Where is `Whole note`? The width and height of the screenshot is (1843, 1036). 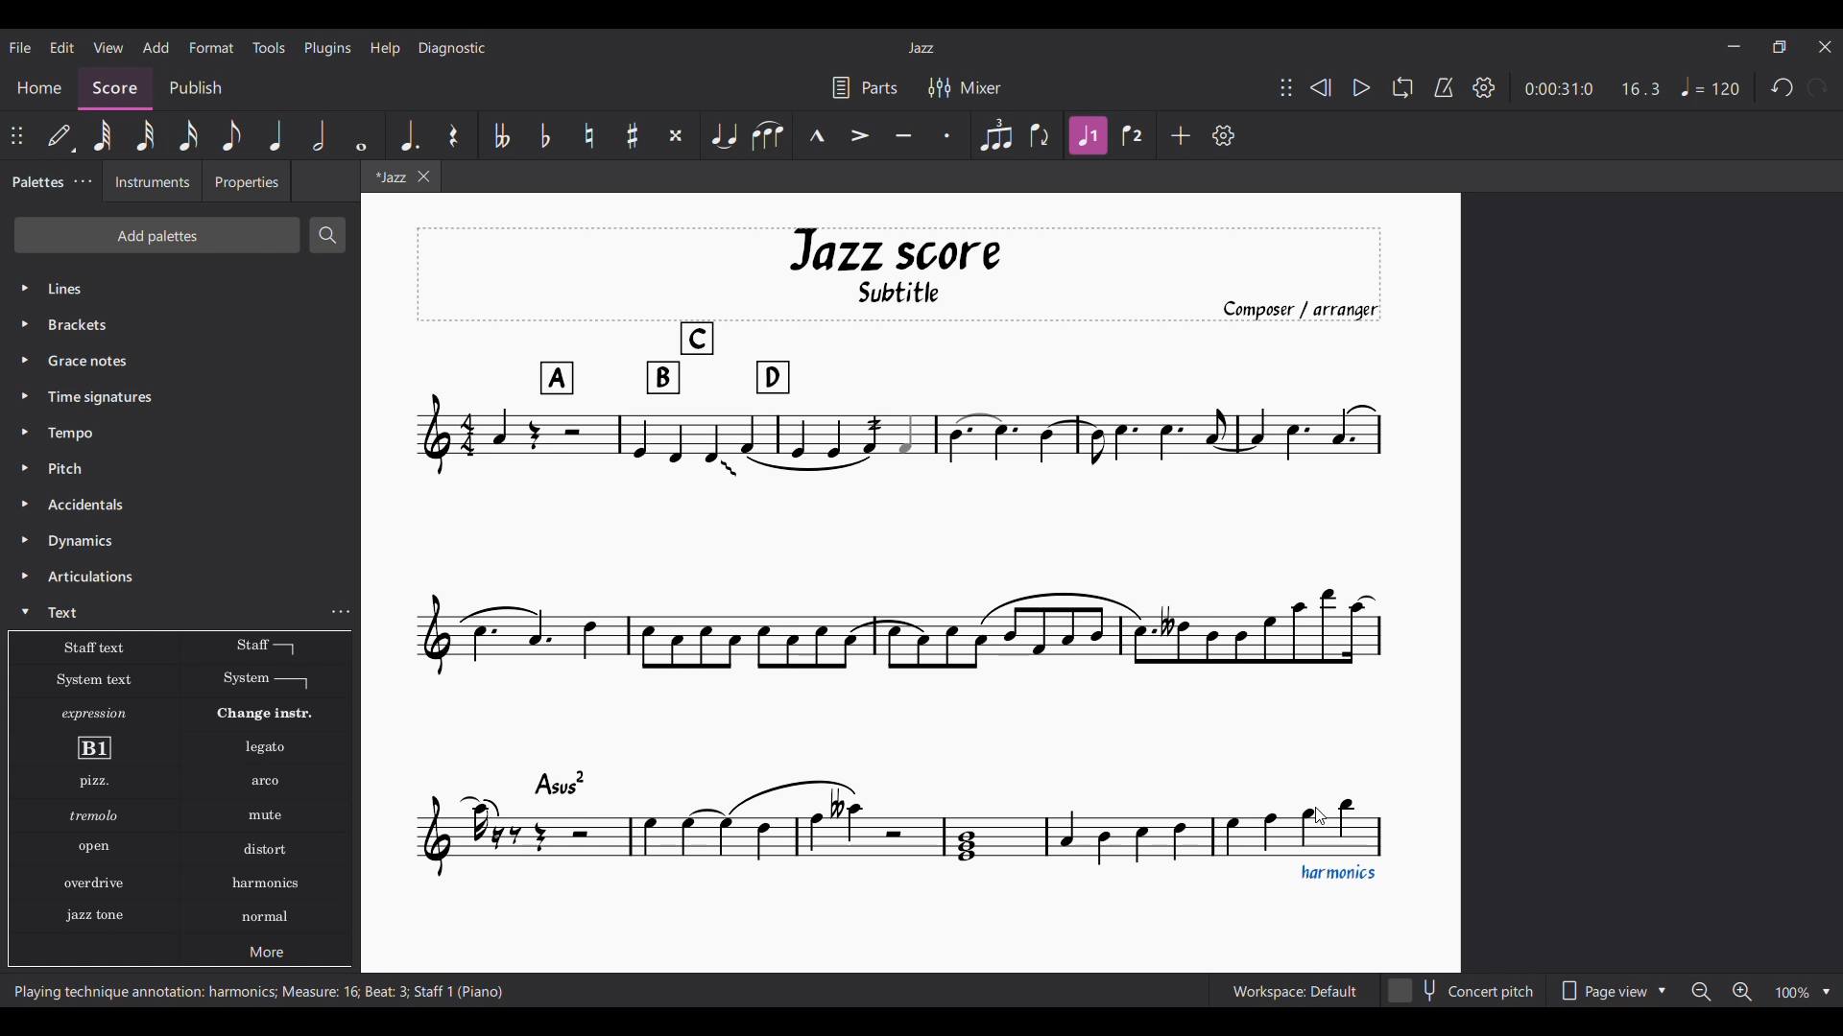
Whole note is located at coordinates (361, 135).